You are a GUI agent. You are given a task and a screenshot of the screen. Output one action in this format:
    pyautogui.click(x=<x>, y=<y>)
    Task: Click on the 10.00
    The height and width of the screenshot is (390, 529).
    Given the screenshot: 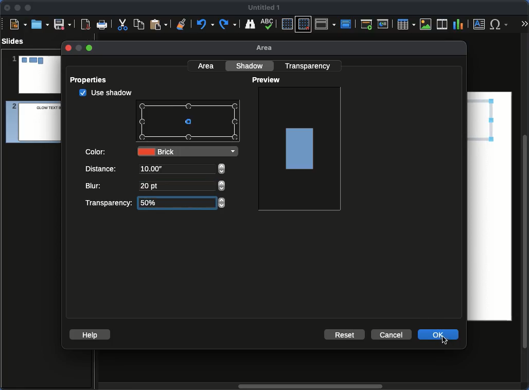 What is the action you would take?
    pyautogui.click(x=152, y=169)
    